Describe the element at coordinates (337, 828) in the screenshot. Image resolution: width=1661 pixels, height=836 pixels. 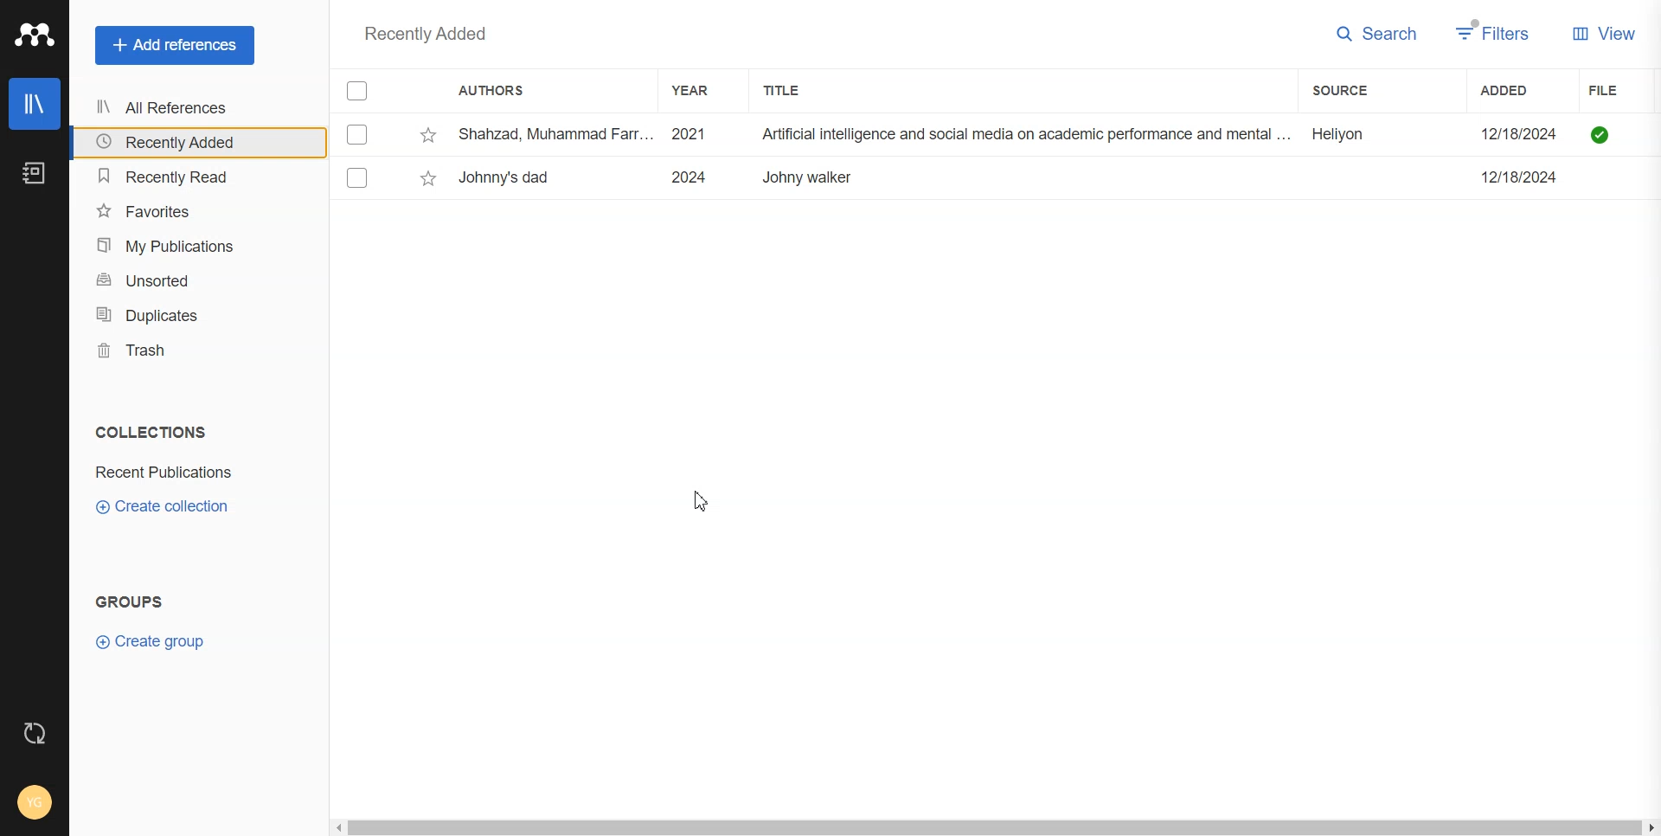
I see `scroll left` at that location.